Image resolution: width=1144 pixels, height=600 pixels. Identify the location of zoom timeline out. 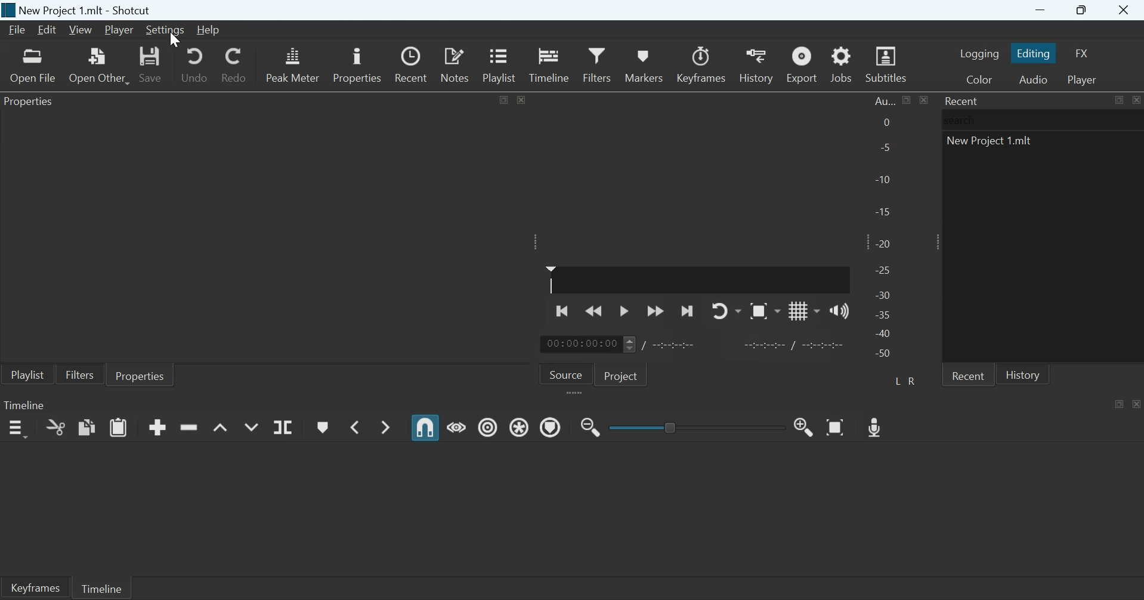
(590, 426).